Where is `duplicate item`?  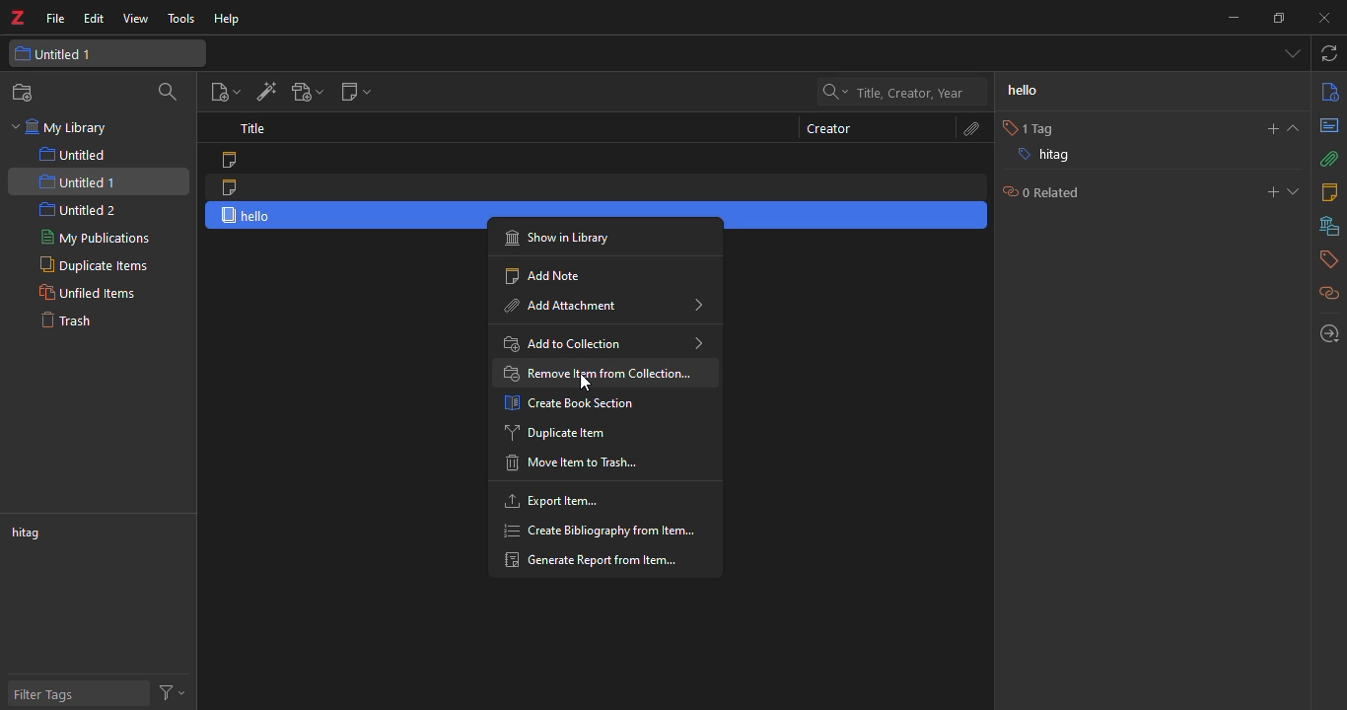
duplicate item is located at coordinates (554, 431).